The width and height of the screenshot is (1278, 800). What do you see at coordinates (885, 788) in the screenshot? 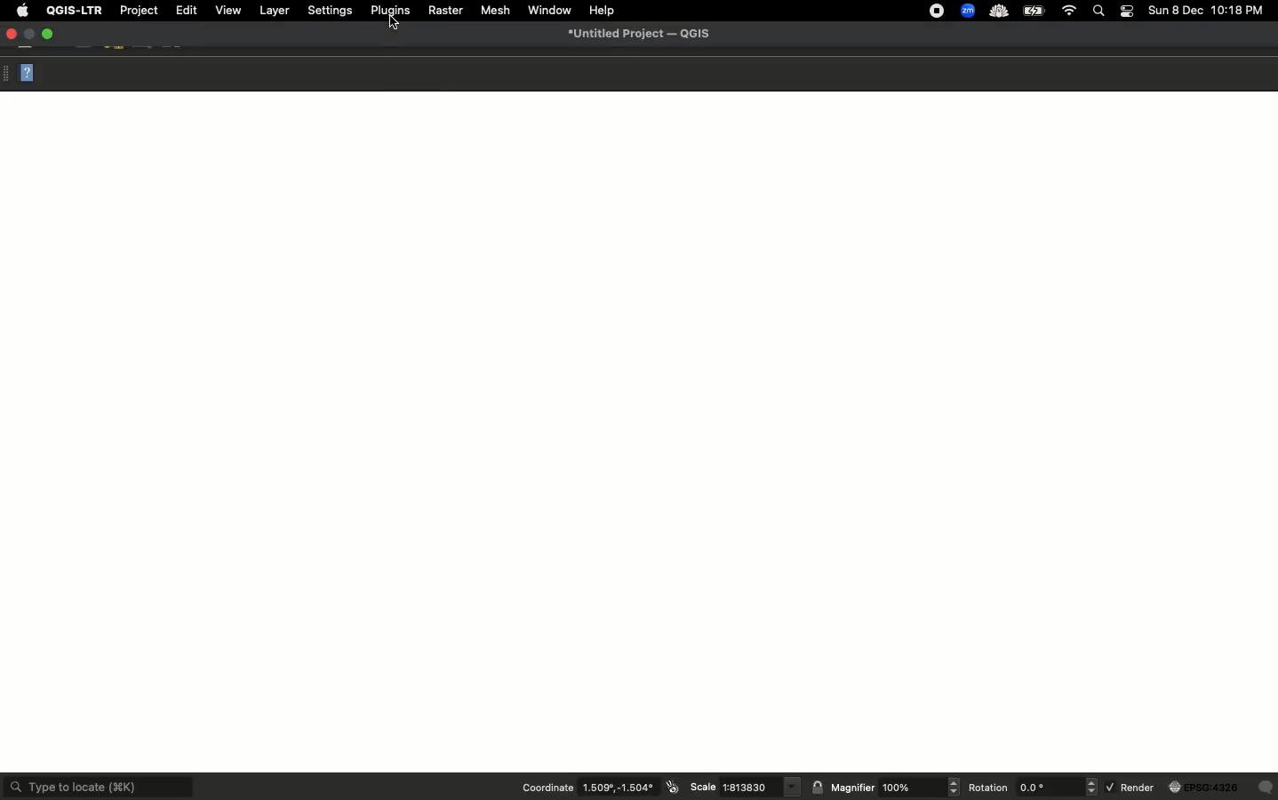
I see `Magnifier` at bounding box center [885, 788].